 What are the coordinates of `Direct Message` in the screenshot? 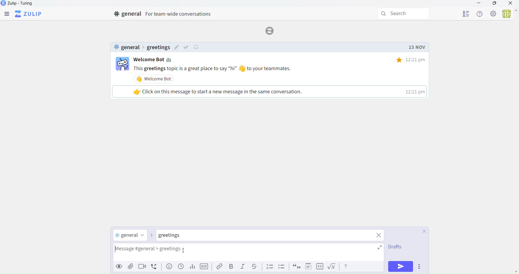 It's located at (176, 236).